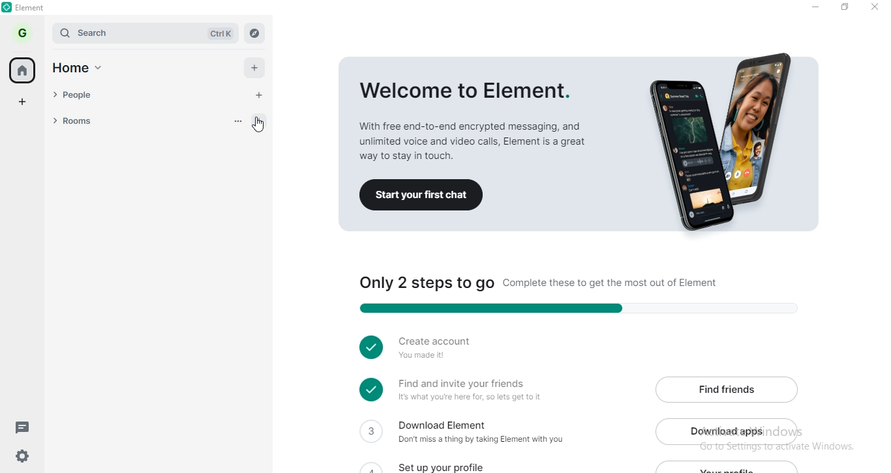 The image size is (891, 473). Describe the element at coordinates (19, 459) in the screenshot. I see `settings` at that location.